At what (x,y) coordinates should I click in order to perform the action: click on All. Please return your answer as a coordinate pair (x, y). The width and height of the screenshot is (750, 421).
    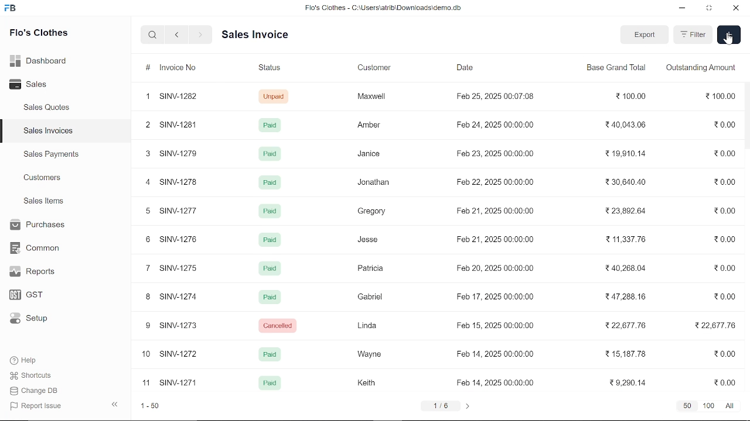
    Looking at the image, I should click on (729, 406).